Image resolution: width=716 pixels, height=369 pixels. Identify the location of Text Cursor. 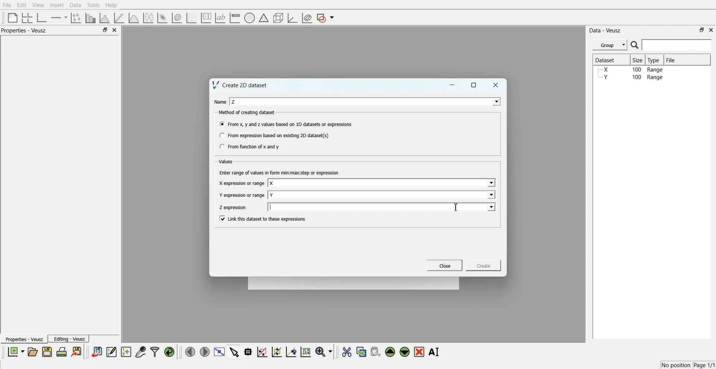
(457, 207).